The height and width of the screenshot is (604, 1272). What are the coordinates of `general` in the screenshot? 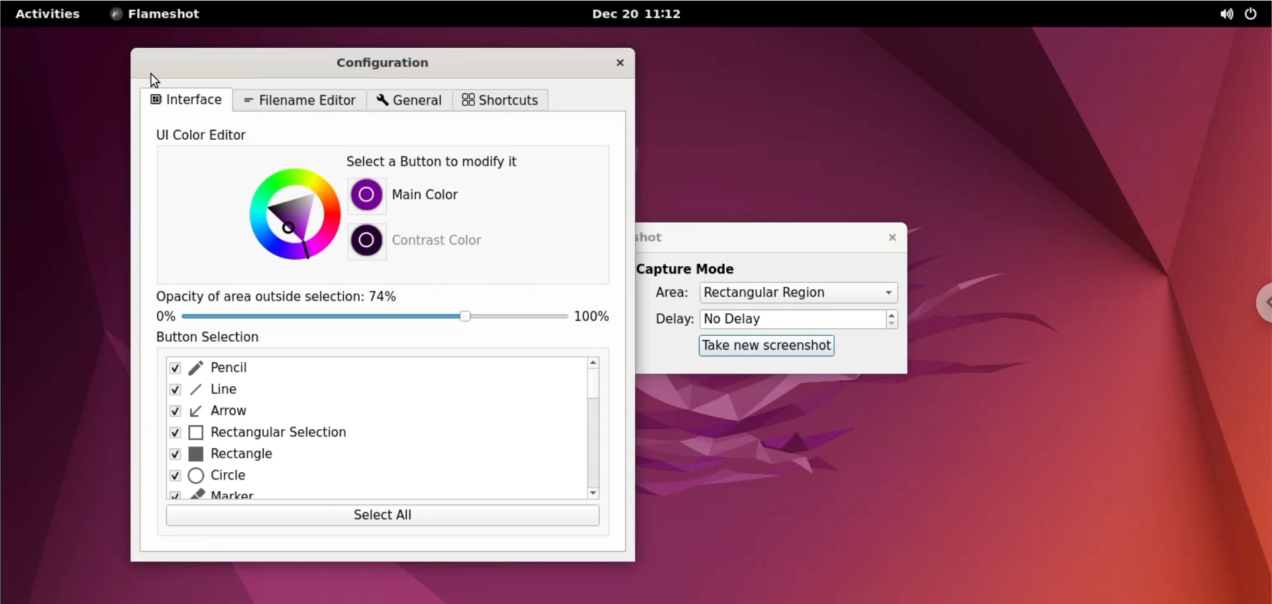 It's located at (410, 101).